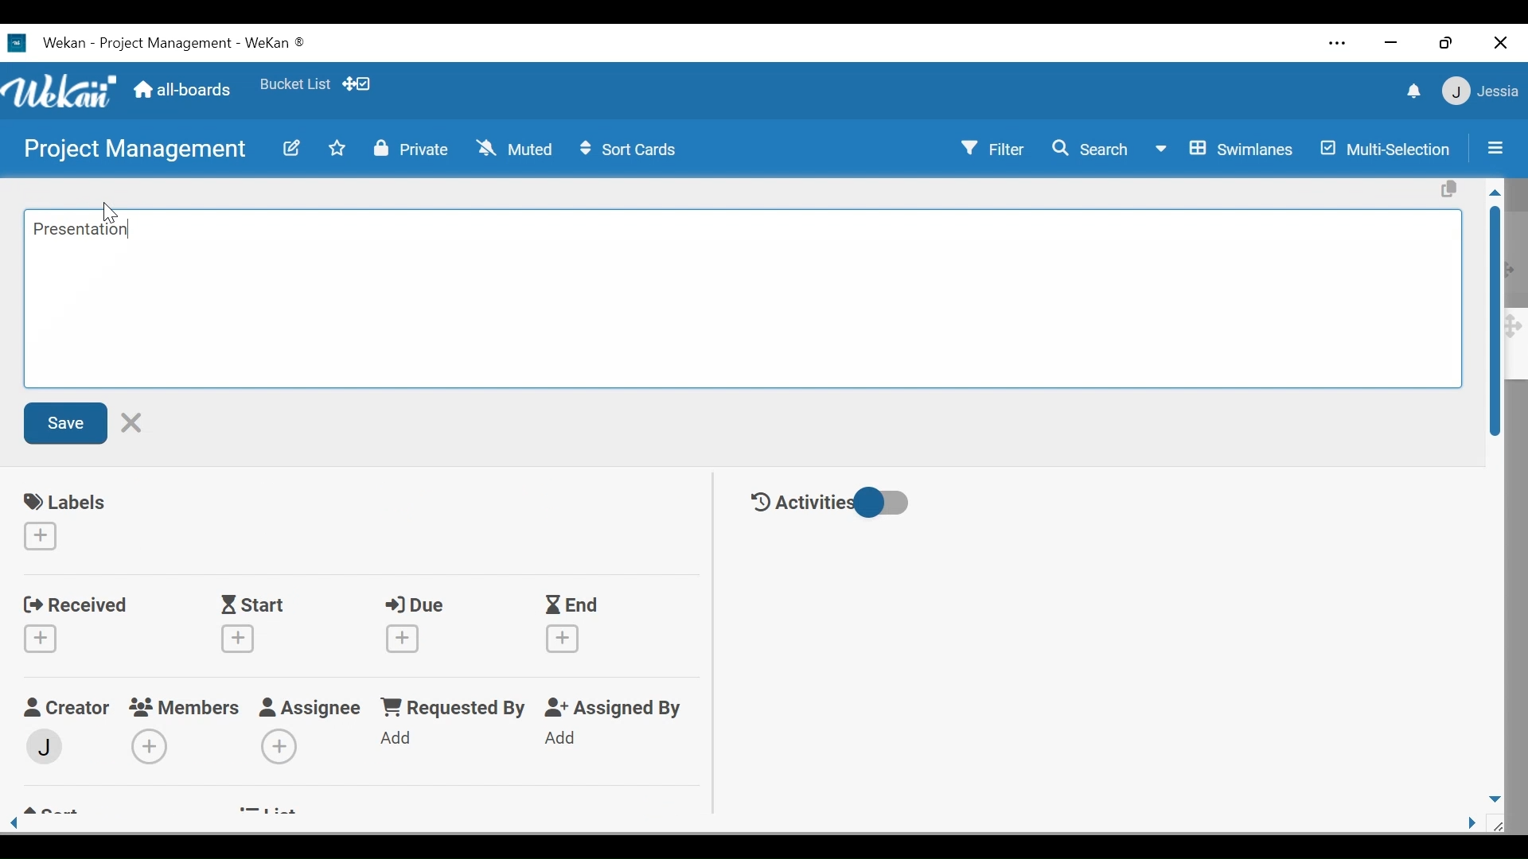 This screenshot has width=1528, height=859. What do you see at coordinates (1416, 92) in the screenshot?
I see `notification` at bounding box center [1416, 92].